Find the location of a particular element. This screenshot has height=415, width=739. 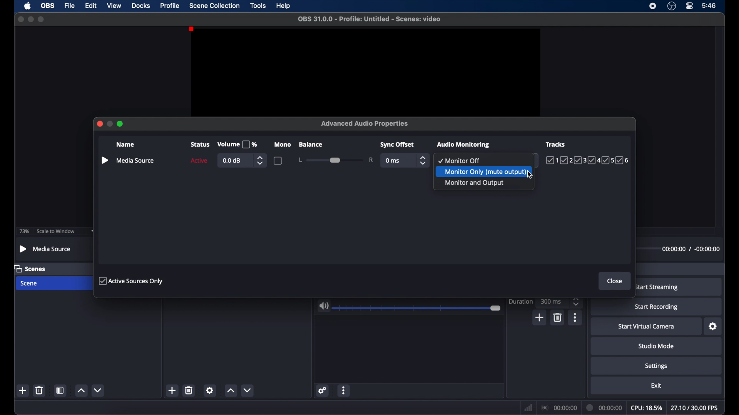

maximize is located at coordinates (121, 124).